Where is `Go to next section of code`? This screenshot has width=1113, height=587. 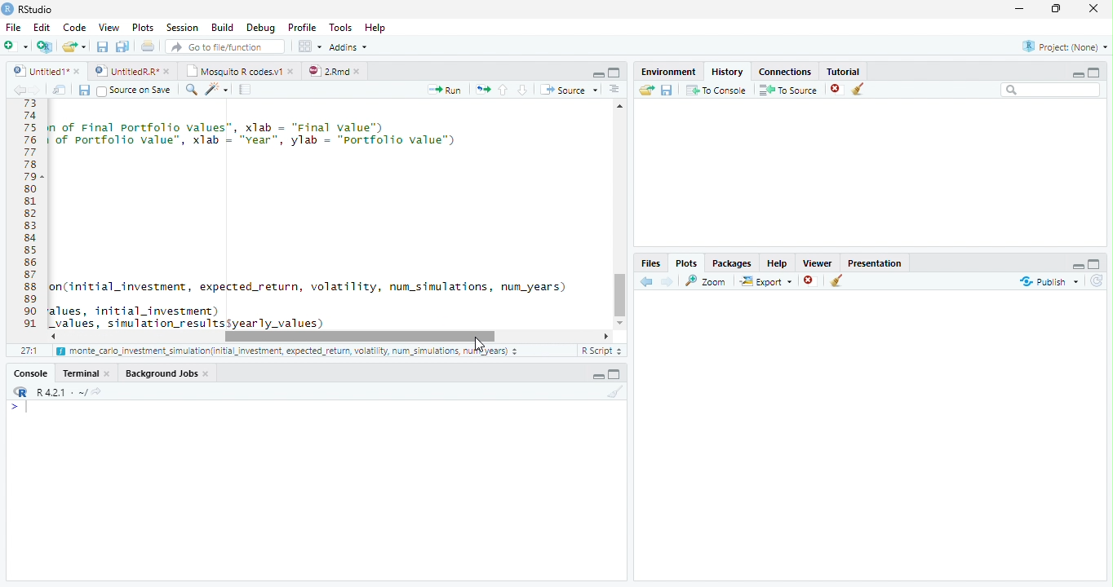
Go to next section of code is located at coordinates (524, 90).